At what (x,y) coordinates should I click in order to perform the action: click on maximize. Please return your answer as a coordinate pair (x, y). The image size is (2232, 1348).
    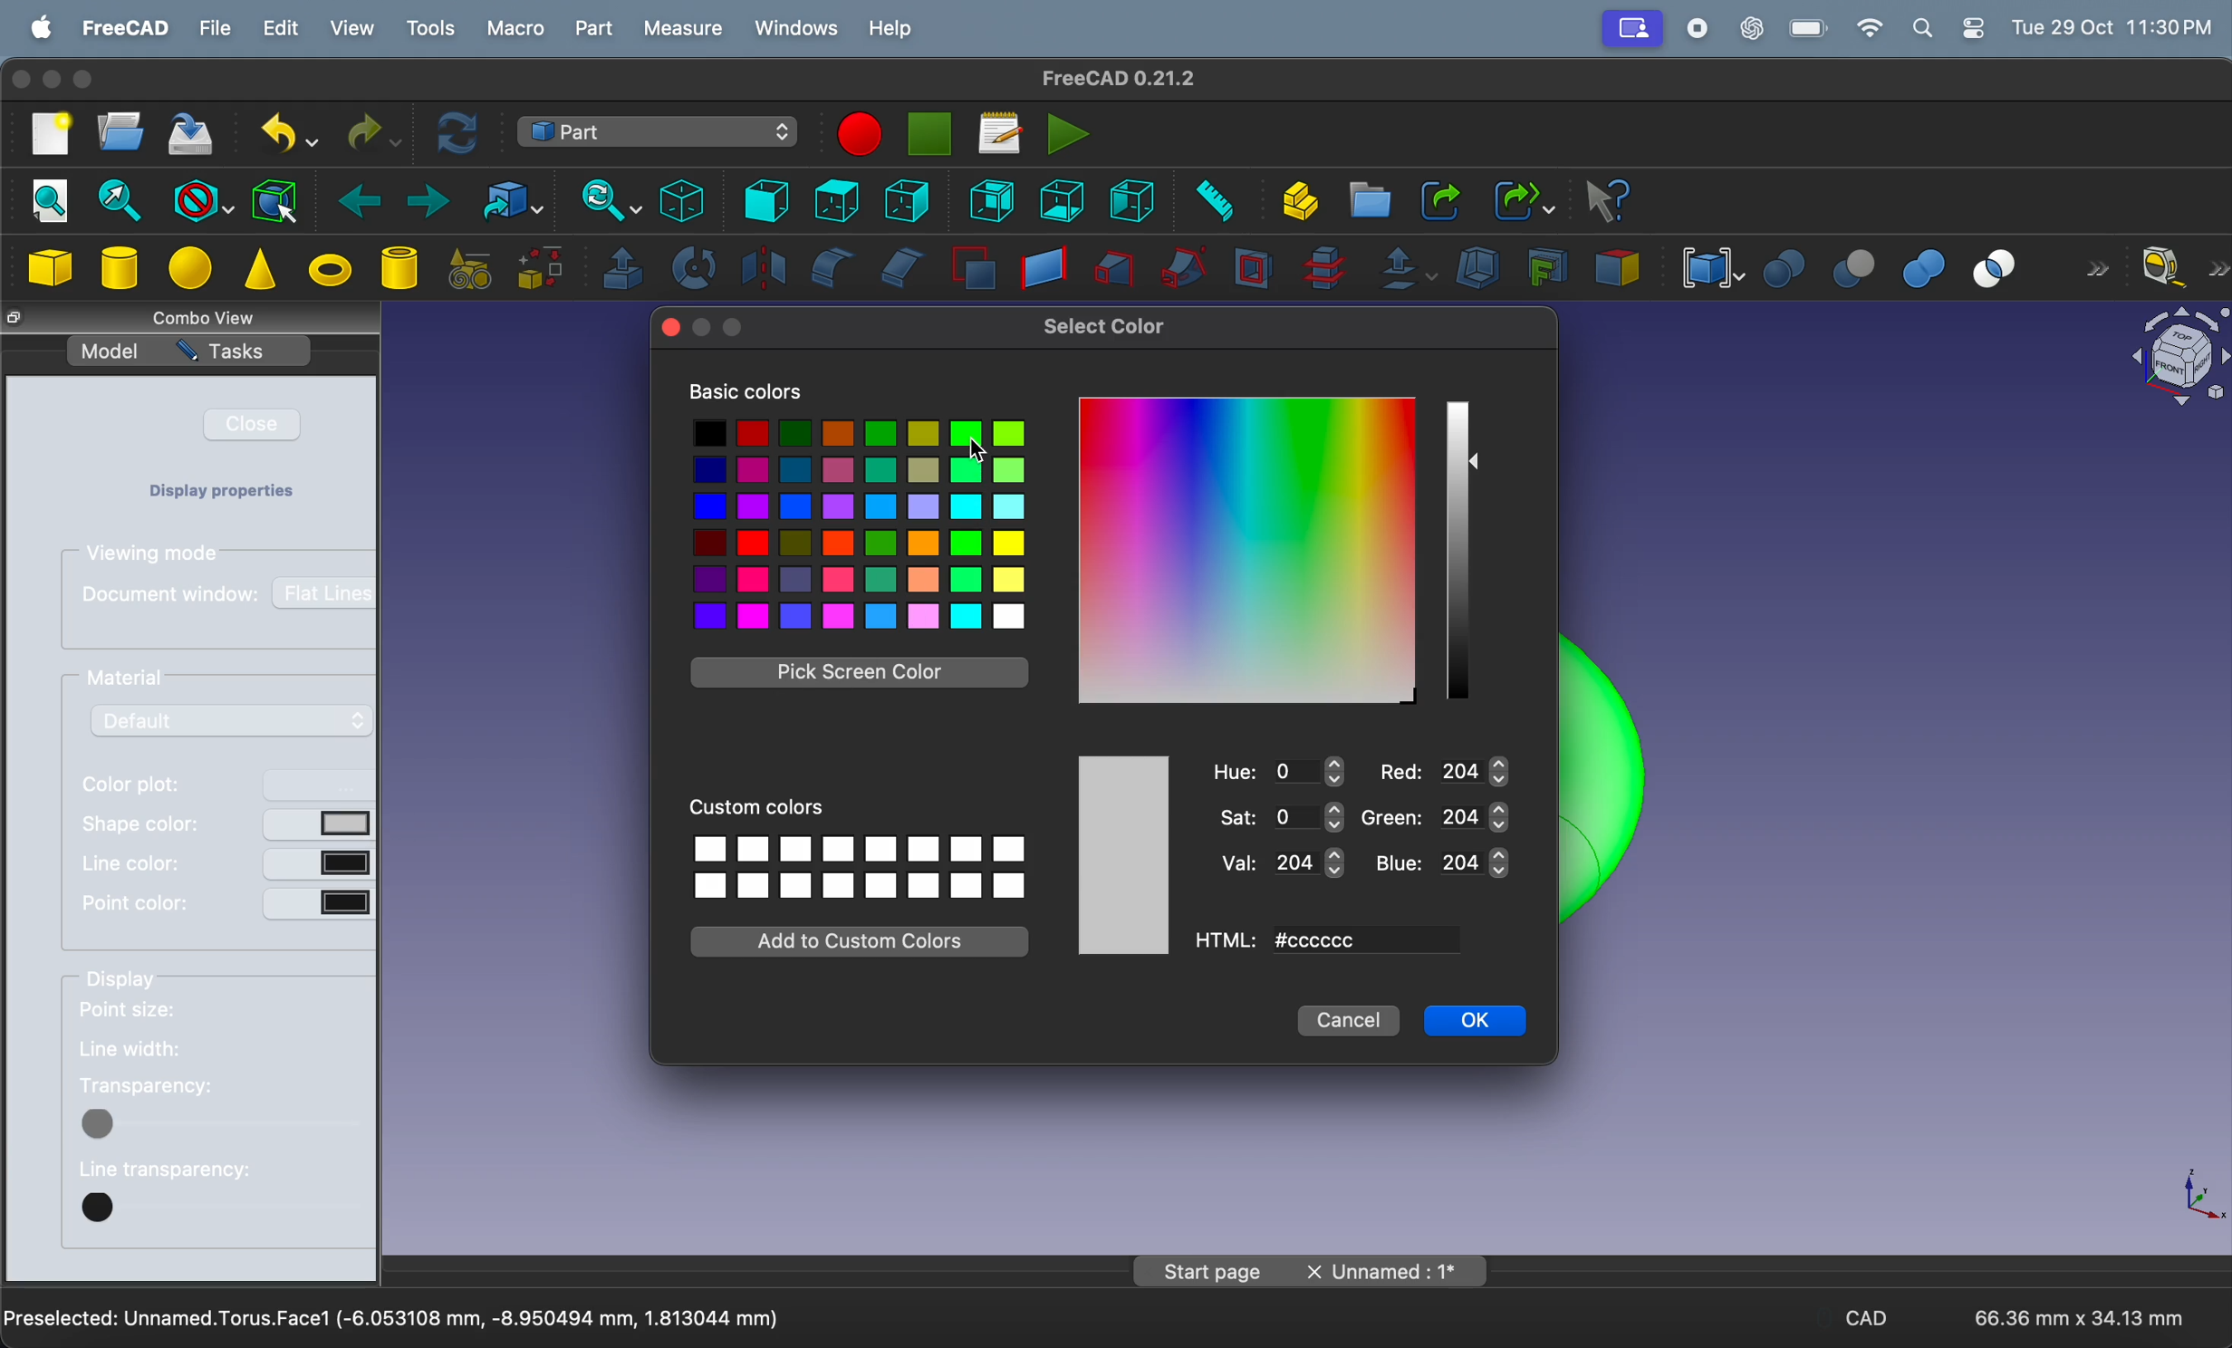
    Looking at the image, I should click on (82, 80).